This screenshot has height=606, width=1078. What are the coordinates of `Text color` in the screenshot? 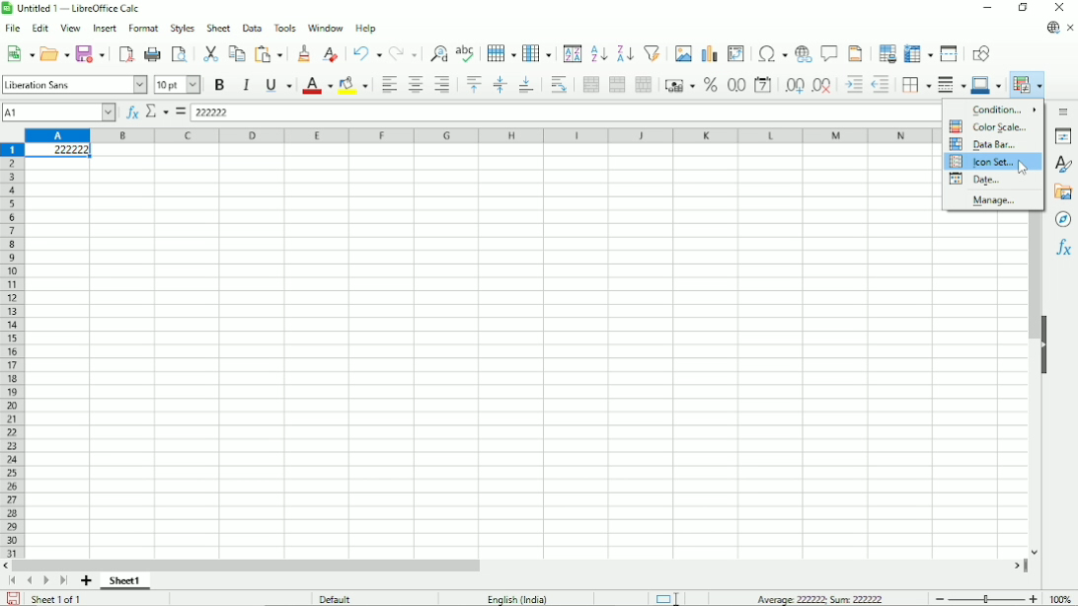 It's located at (317, 85).